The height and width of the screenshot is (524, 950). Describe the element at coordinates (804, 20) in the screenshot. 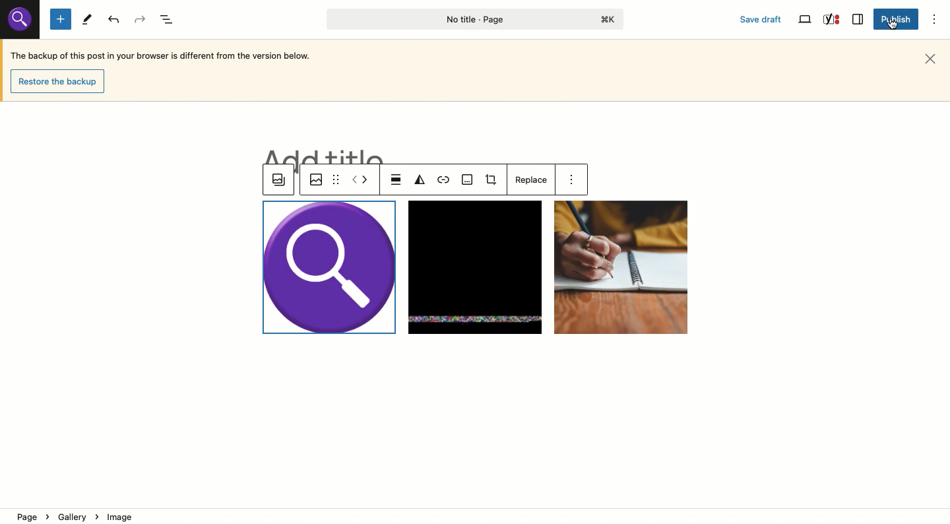

I see `View` at that location.